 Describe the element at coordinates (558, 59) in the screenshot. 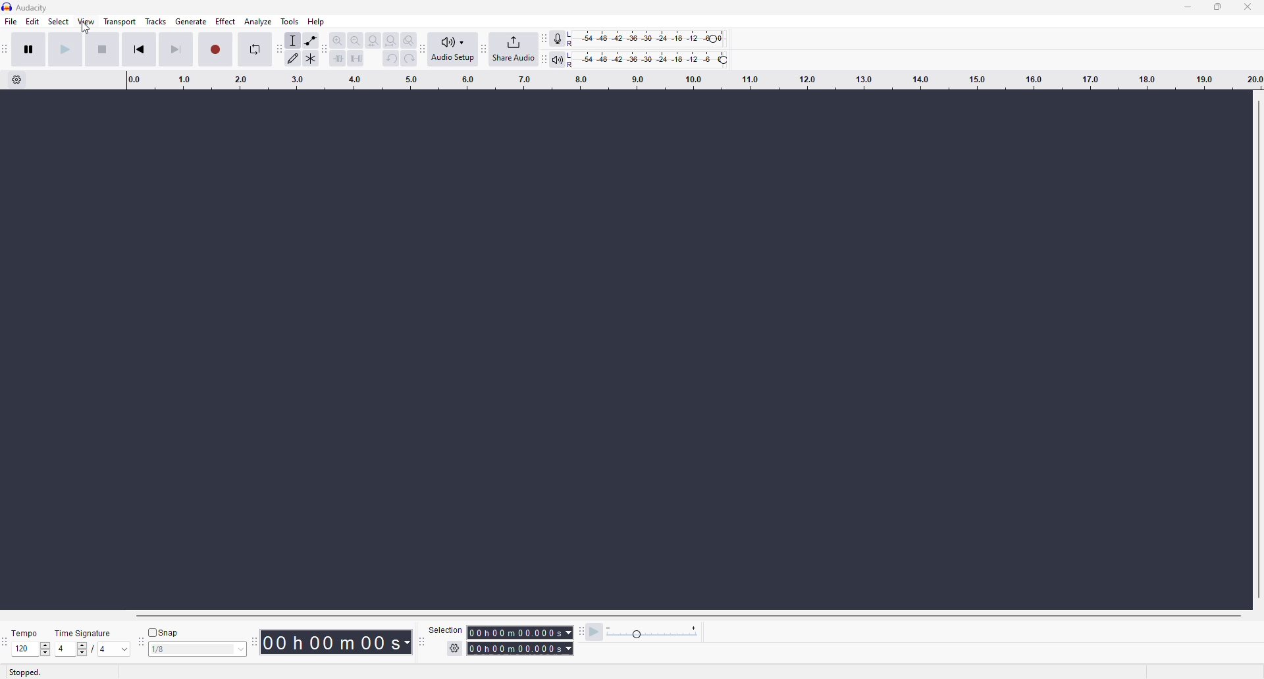

I see `playback meter` at that location.